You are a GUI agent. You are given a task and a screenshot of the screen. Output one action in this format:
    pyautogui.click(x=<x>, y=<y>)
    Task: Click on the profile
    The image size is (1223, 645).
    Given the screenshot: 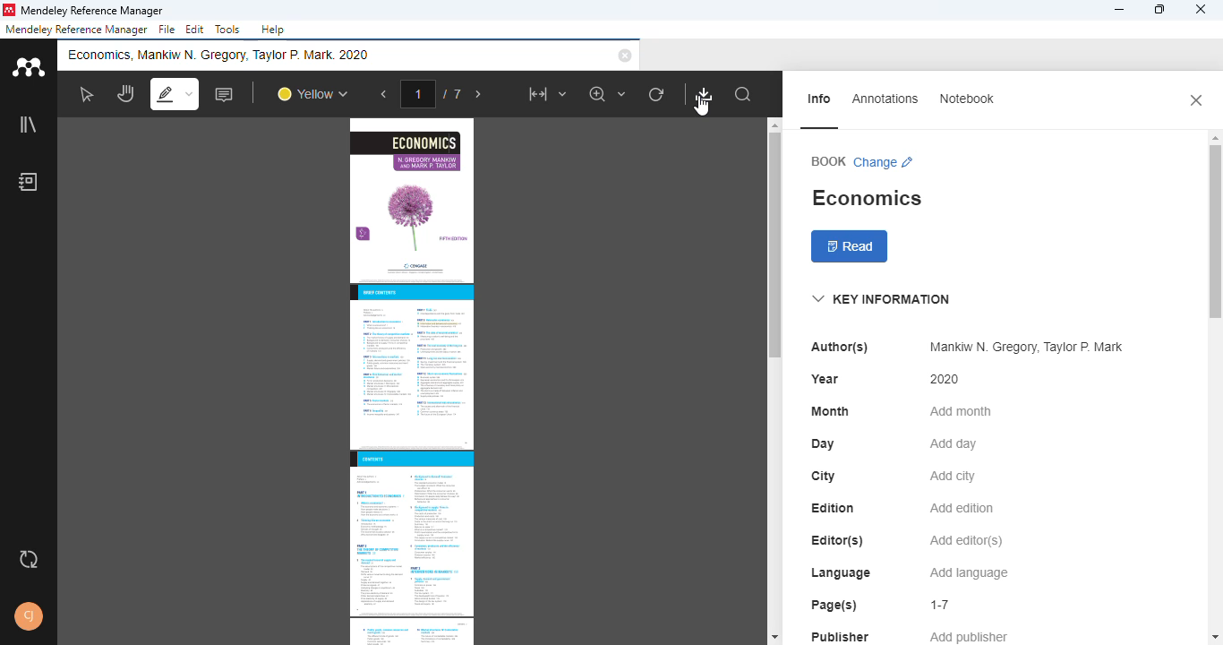 What is the action you would take?
    pyautogui.click(x=30, y=616)
    